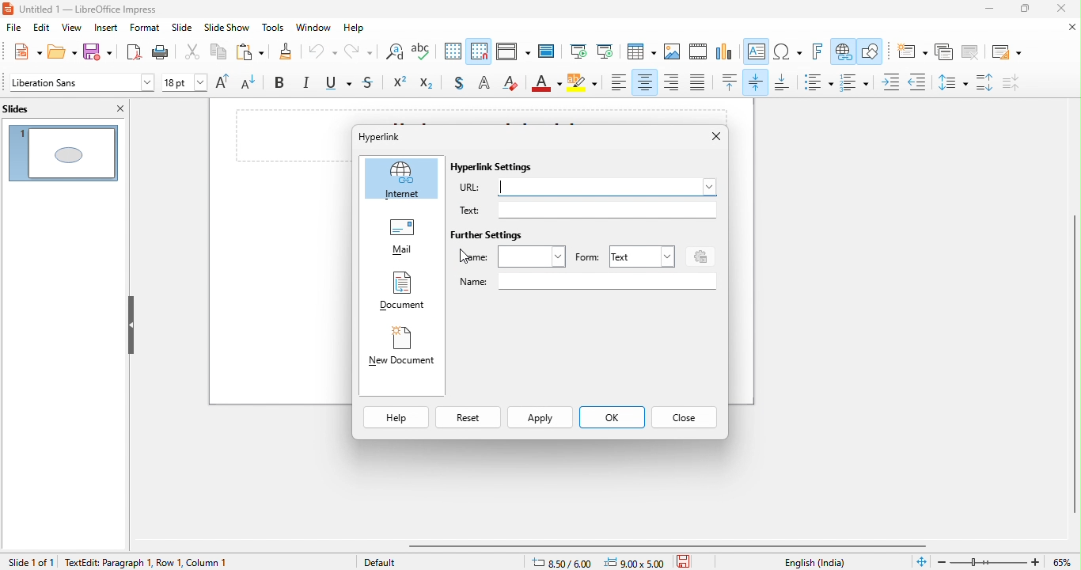  What do you see at coordinates (71, 28) in the screenshot?
I see `view` at bounding box center [71, 28].